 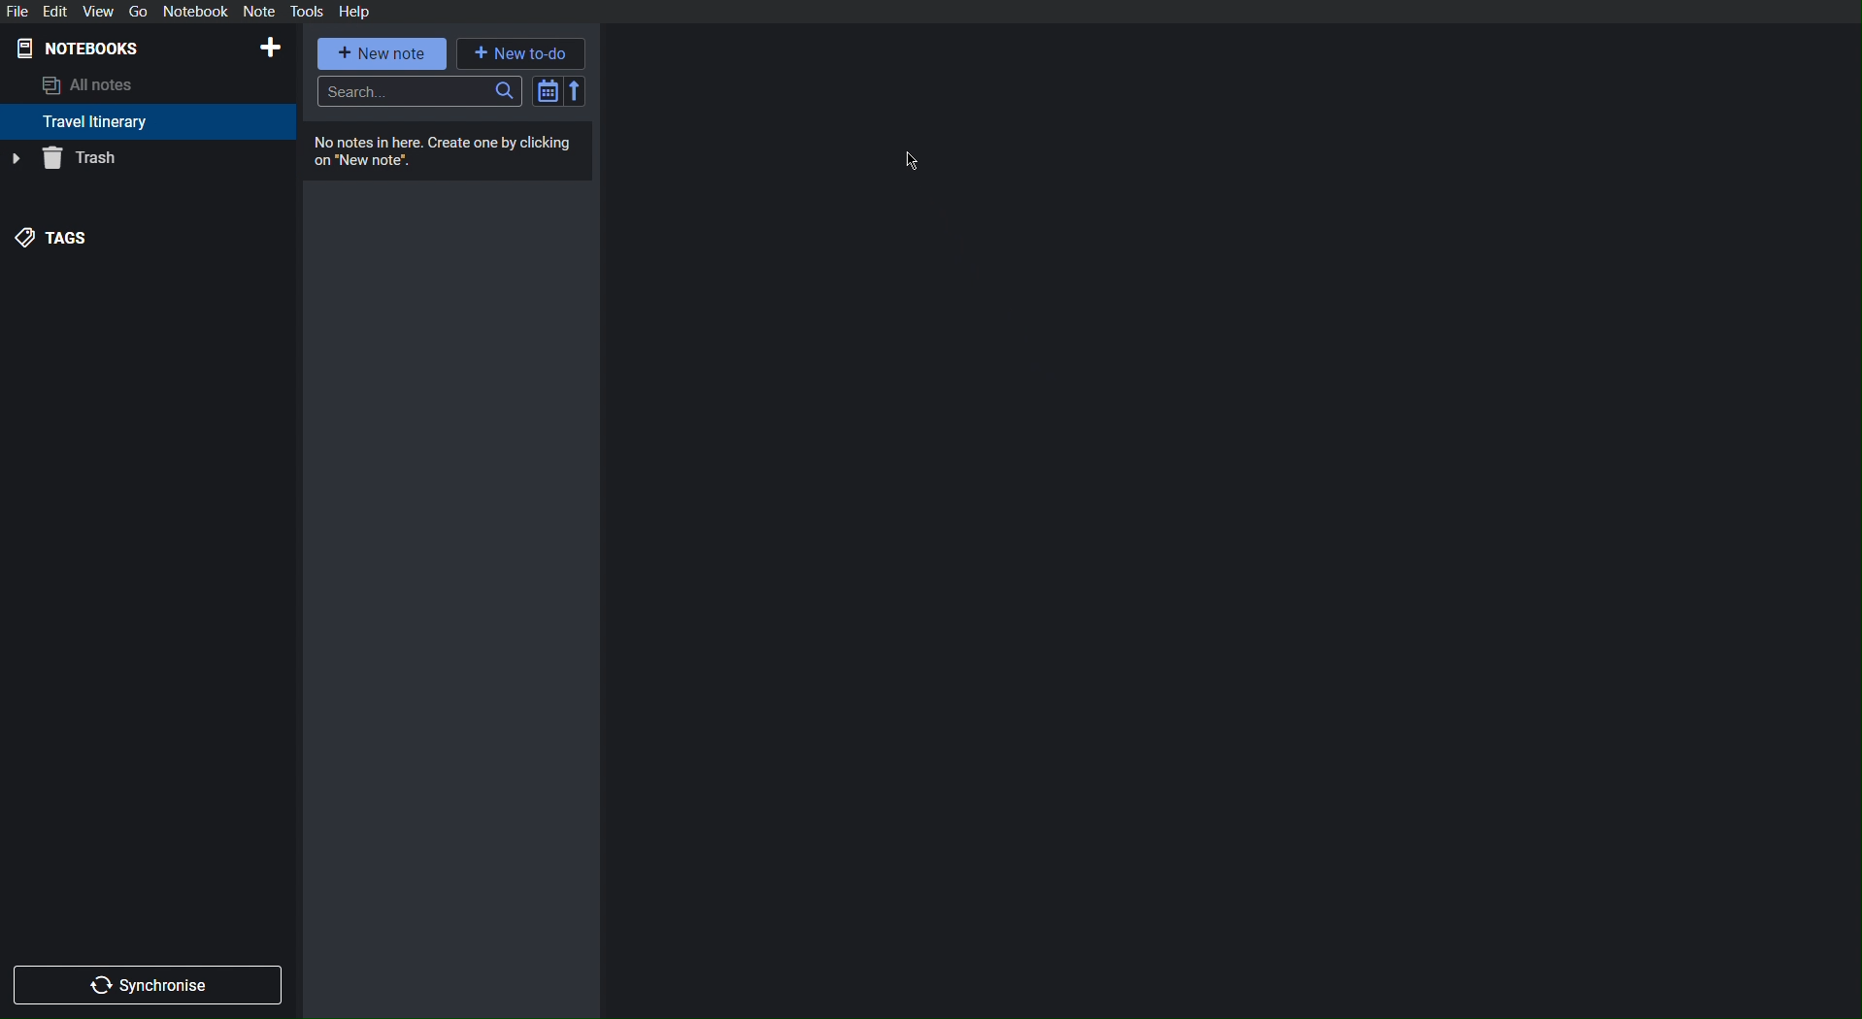 What do you see at coordinates (423, 94) in the screenshot?
I see `Search` at bounding box center [423, 94].